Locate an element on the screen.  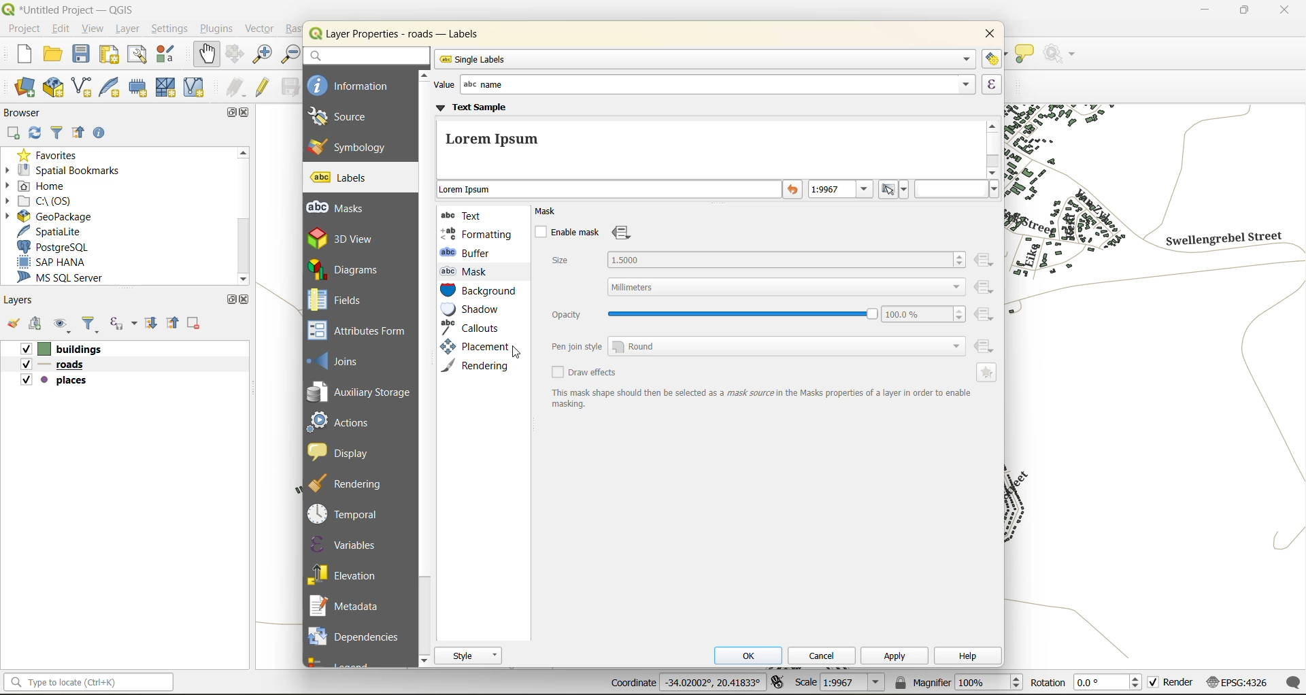
toggle edits is located at coordinates (265, 88).